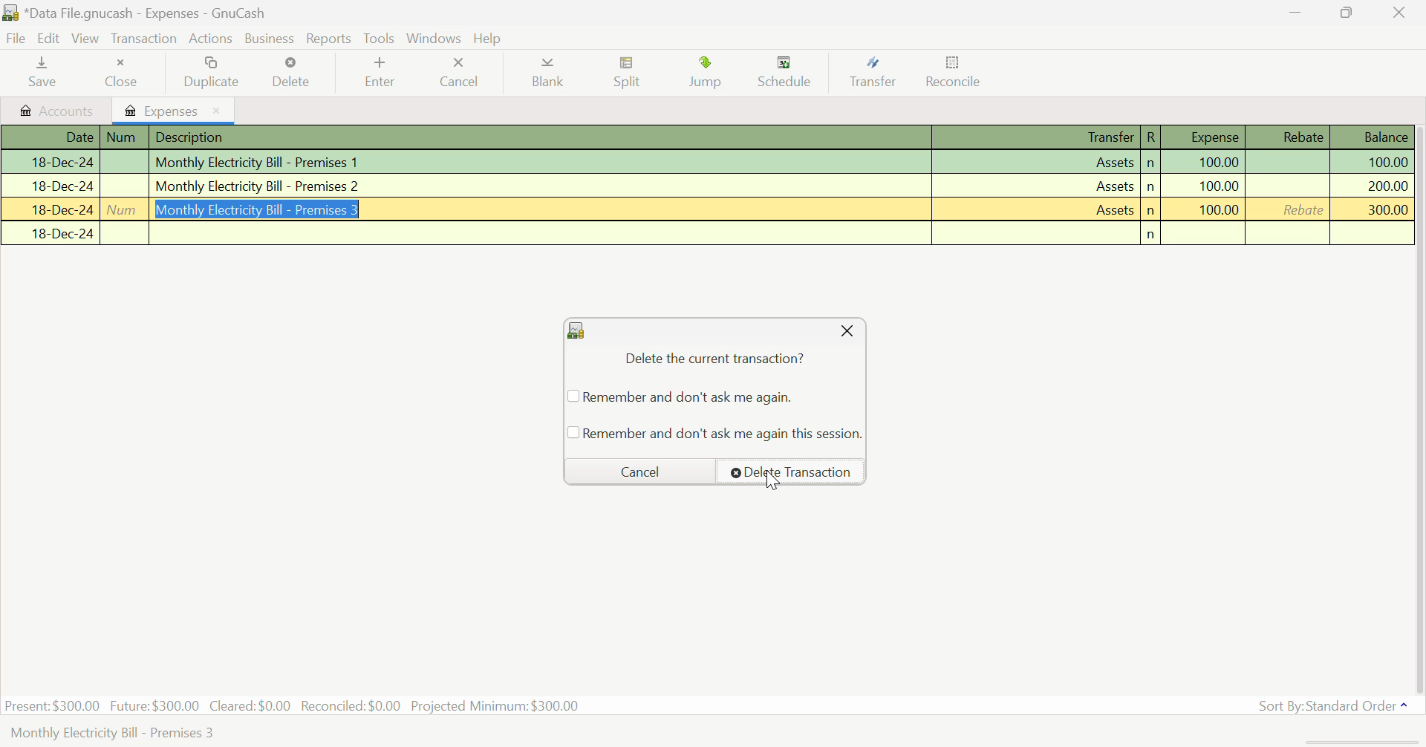 This screenshot has width=1426, height=747. Describe the element at coordinates (212, 38) in the screenshot. I see `Actions` at that location.